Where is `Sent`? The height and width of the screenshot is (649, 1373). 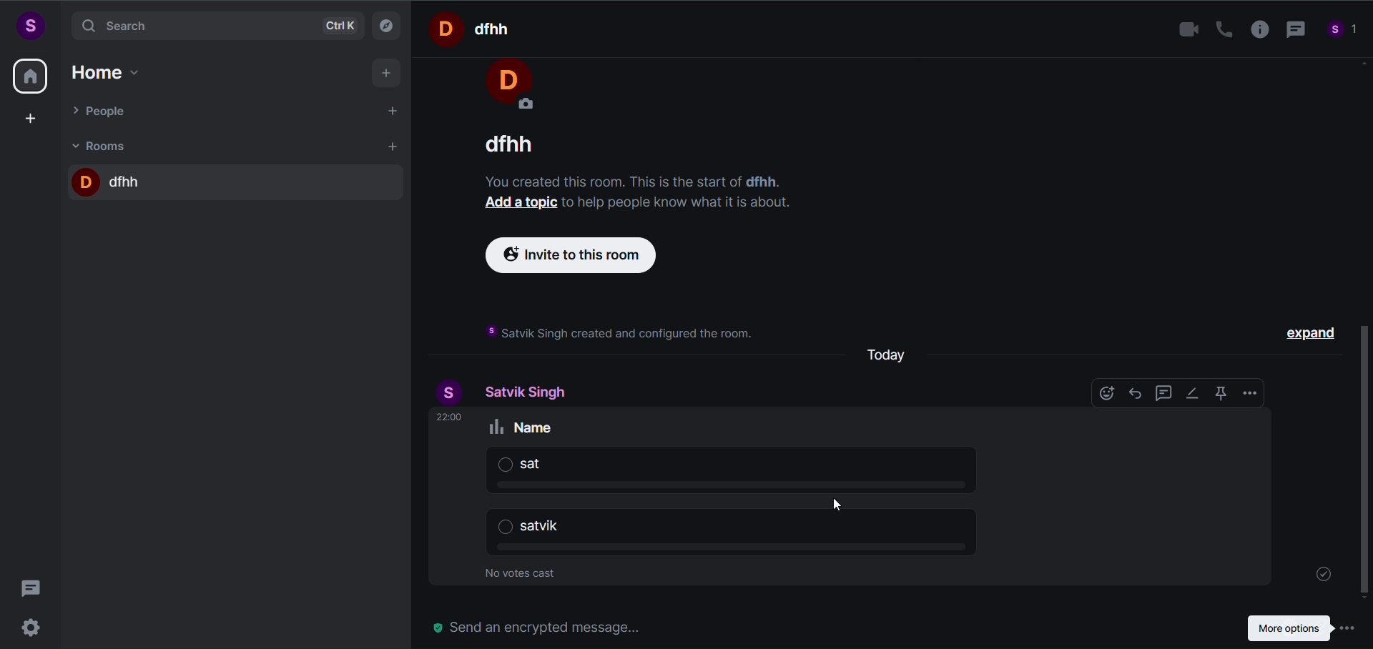 Sent is located at coordinates (1320, 570).